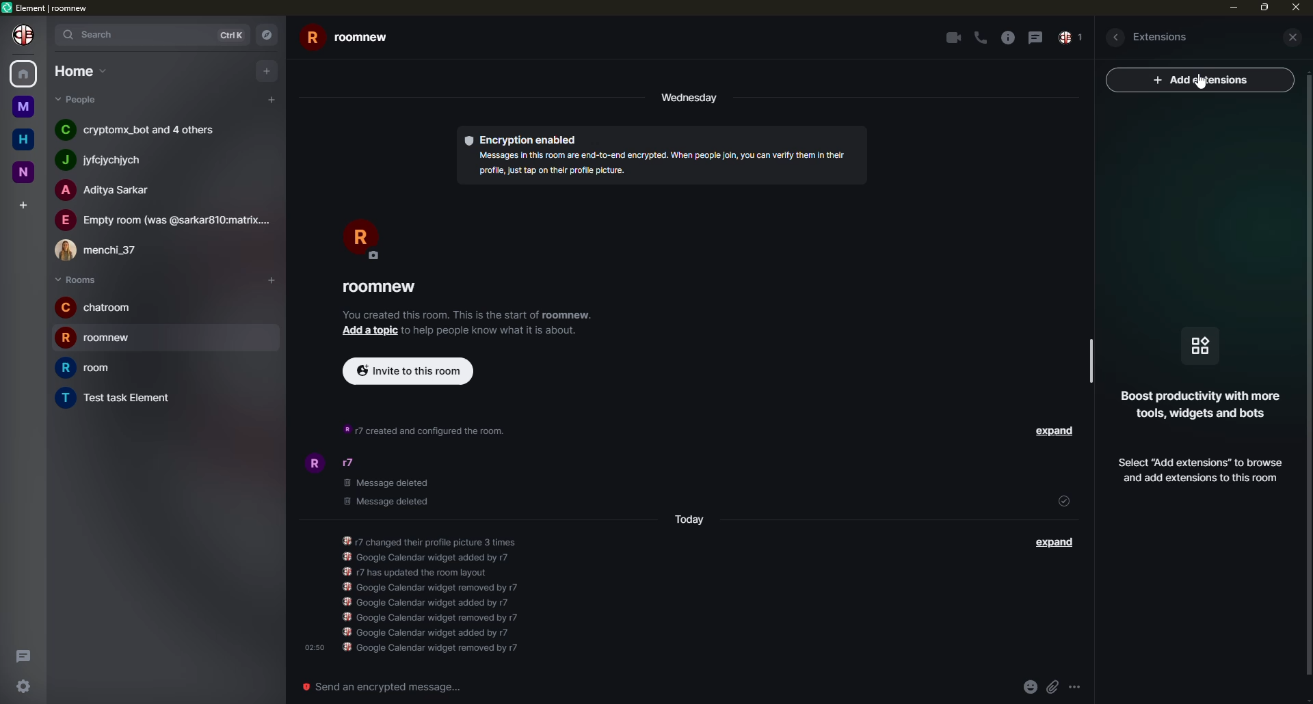 The width and height of the screenshot is (1313, 704). Describe the element at coordinates (1051, 686) in the screenshot. I see `attach` at that location.